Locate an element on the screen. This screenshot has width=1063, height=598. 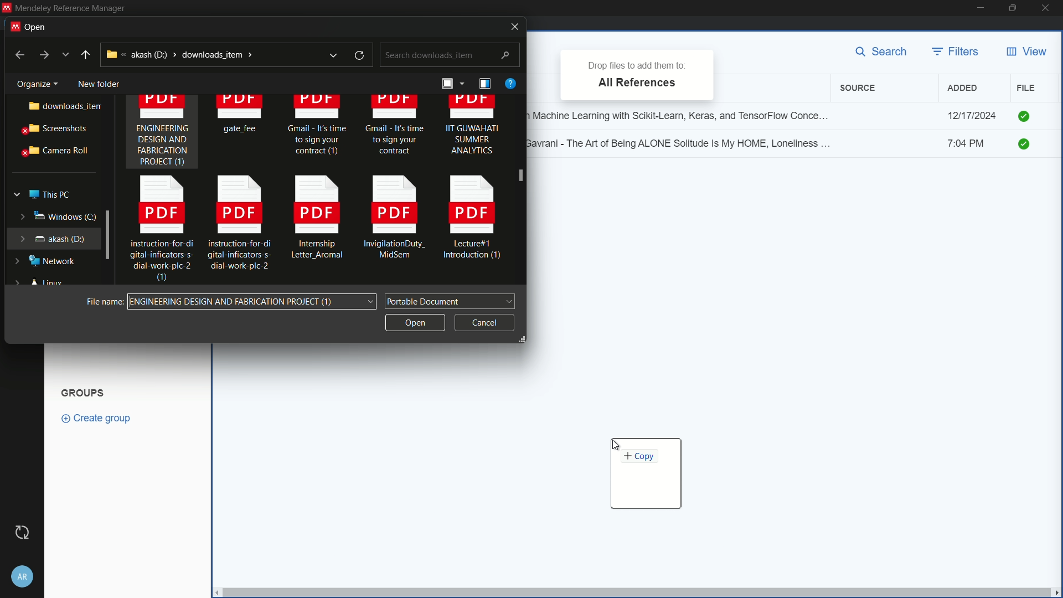
search is located at coordinates (885, 53).